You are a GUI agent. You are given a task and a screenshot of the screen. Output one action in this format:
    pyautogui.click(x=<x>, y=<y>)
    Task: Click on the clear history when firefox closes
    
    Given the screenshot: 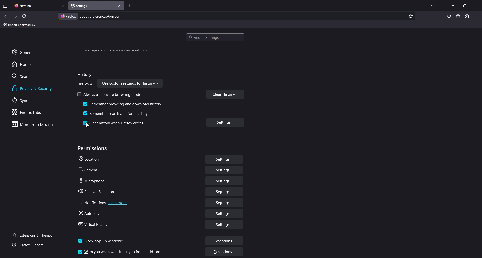 What is the action you would take?
    pyautogui.click(x=115, y=123)
    